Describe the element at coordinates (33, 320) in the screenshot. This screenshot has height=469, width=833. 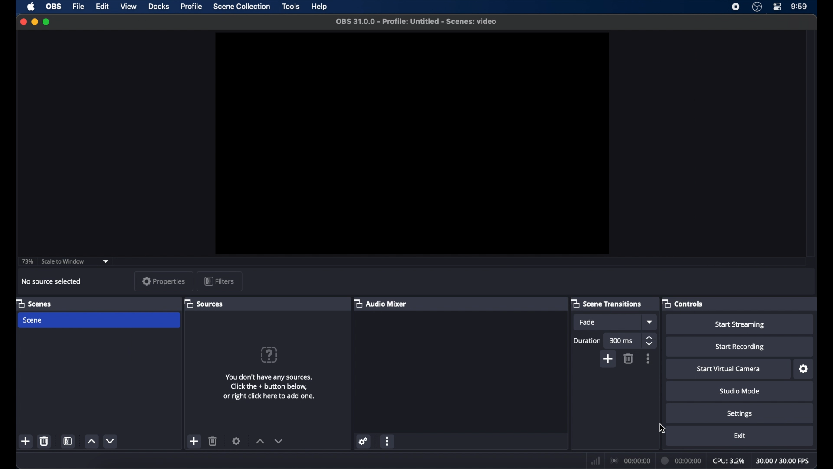
I see `scene` at that location.